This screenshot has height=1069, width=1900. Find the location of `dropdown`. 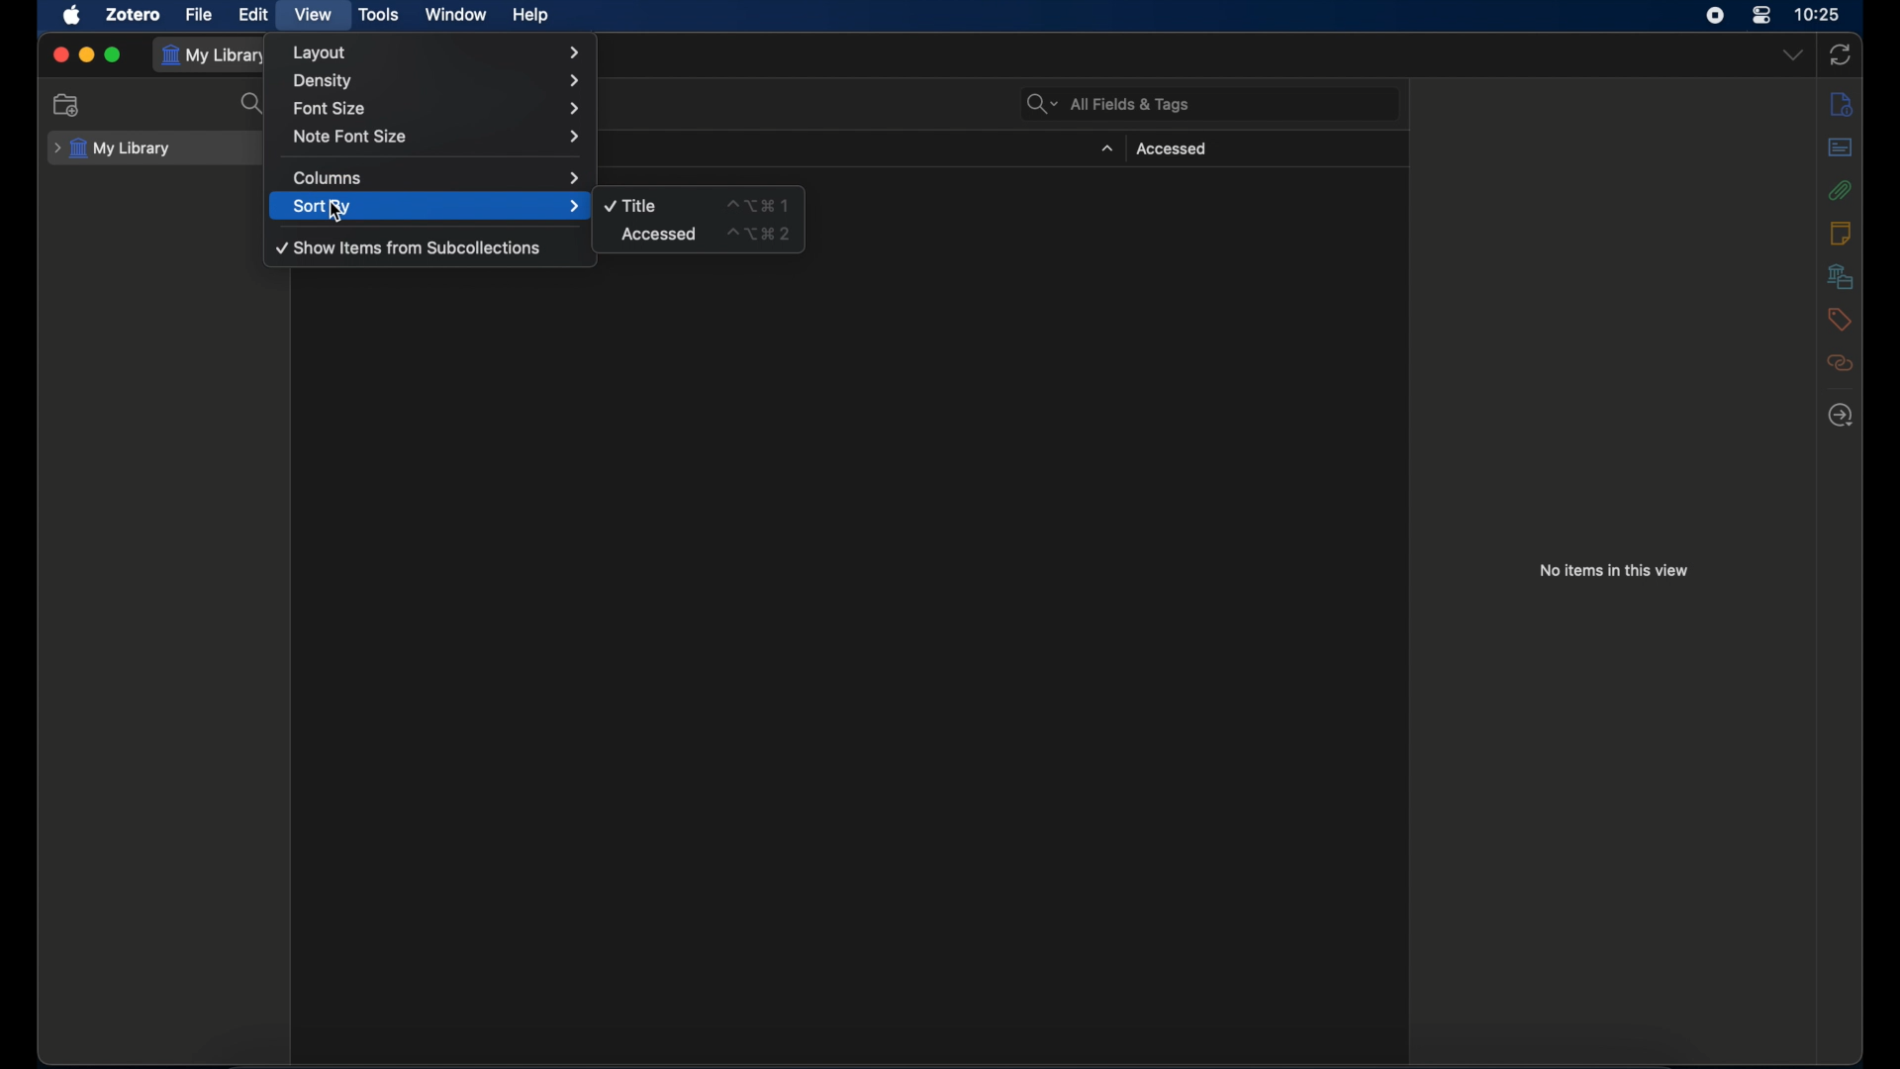

dropdown is located at coordinates (1105, 148).